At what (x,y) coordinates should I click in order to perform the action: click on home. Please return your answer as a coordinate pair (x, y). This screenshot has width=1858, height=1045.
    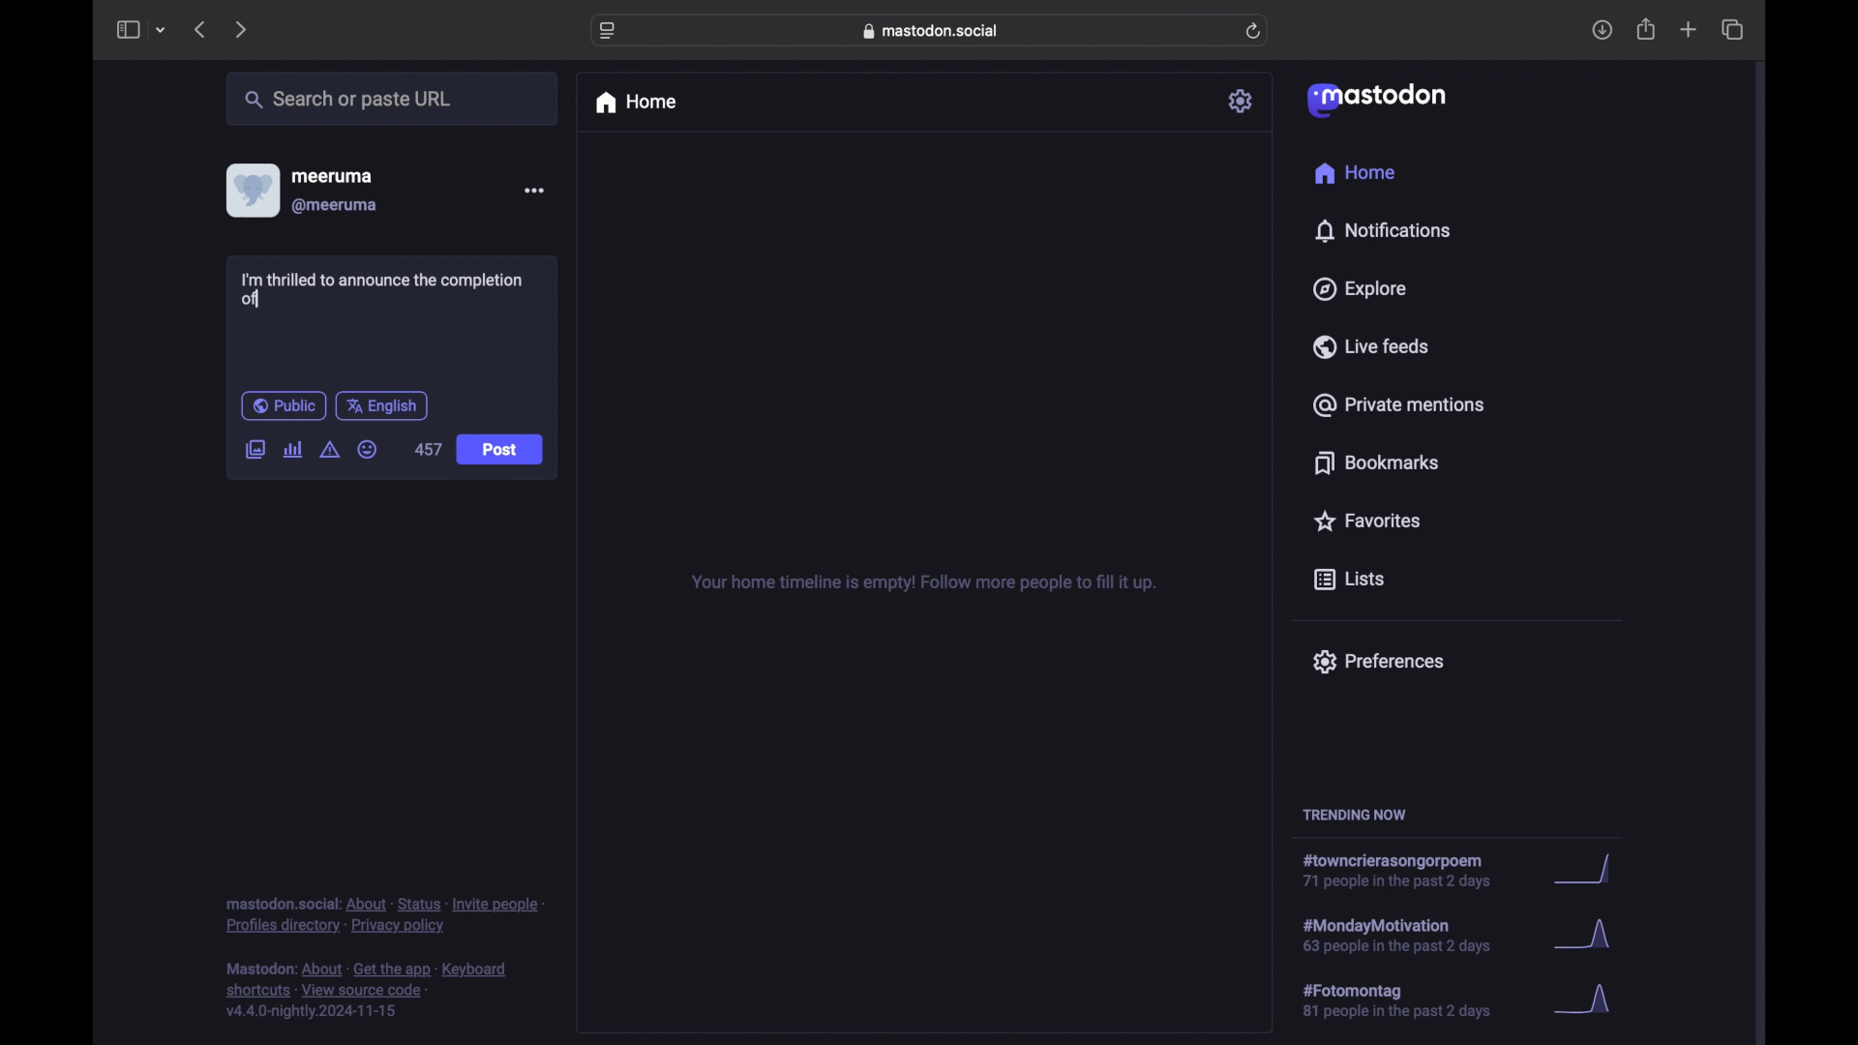
    Looking at the image, I should click on (635, 103).